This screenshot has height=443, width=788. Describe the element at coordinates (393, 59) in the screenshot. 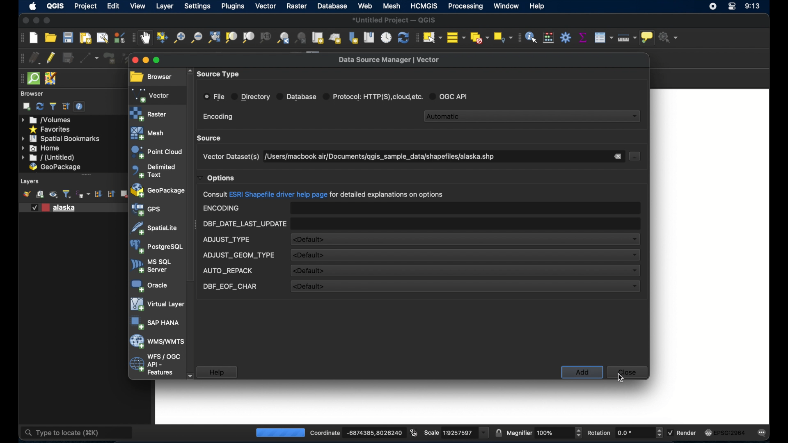

I see `Data Source manager Vector` at that location.